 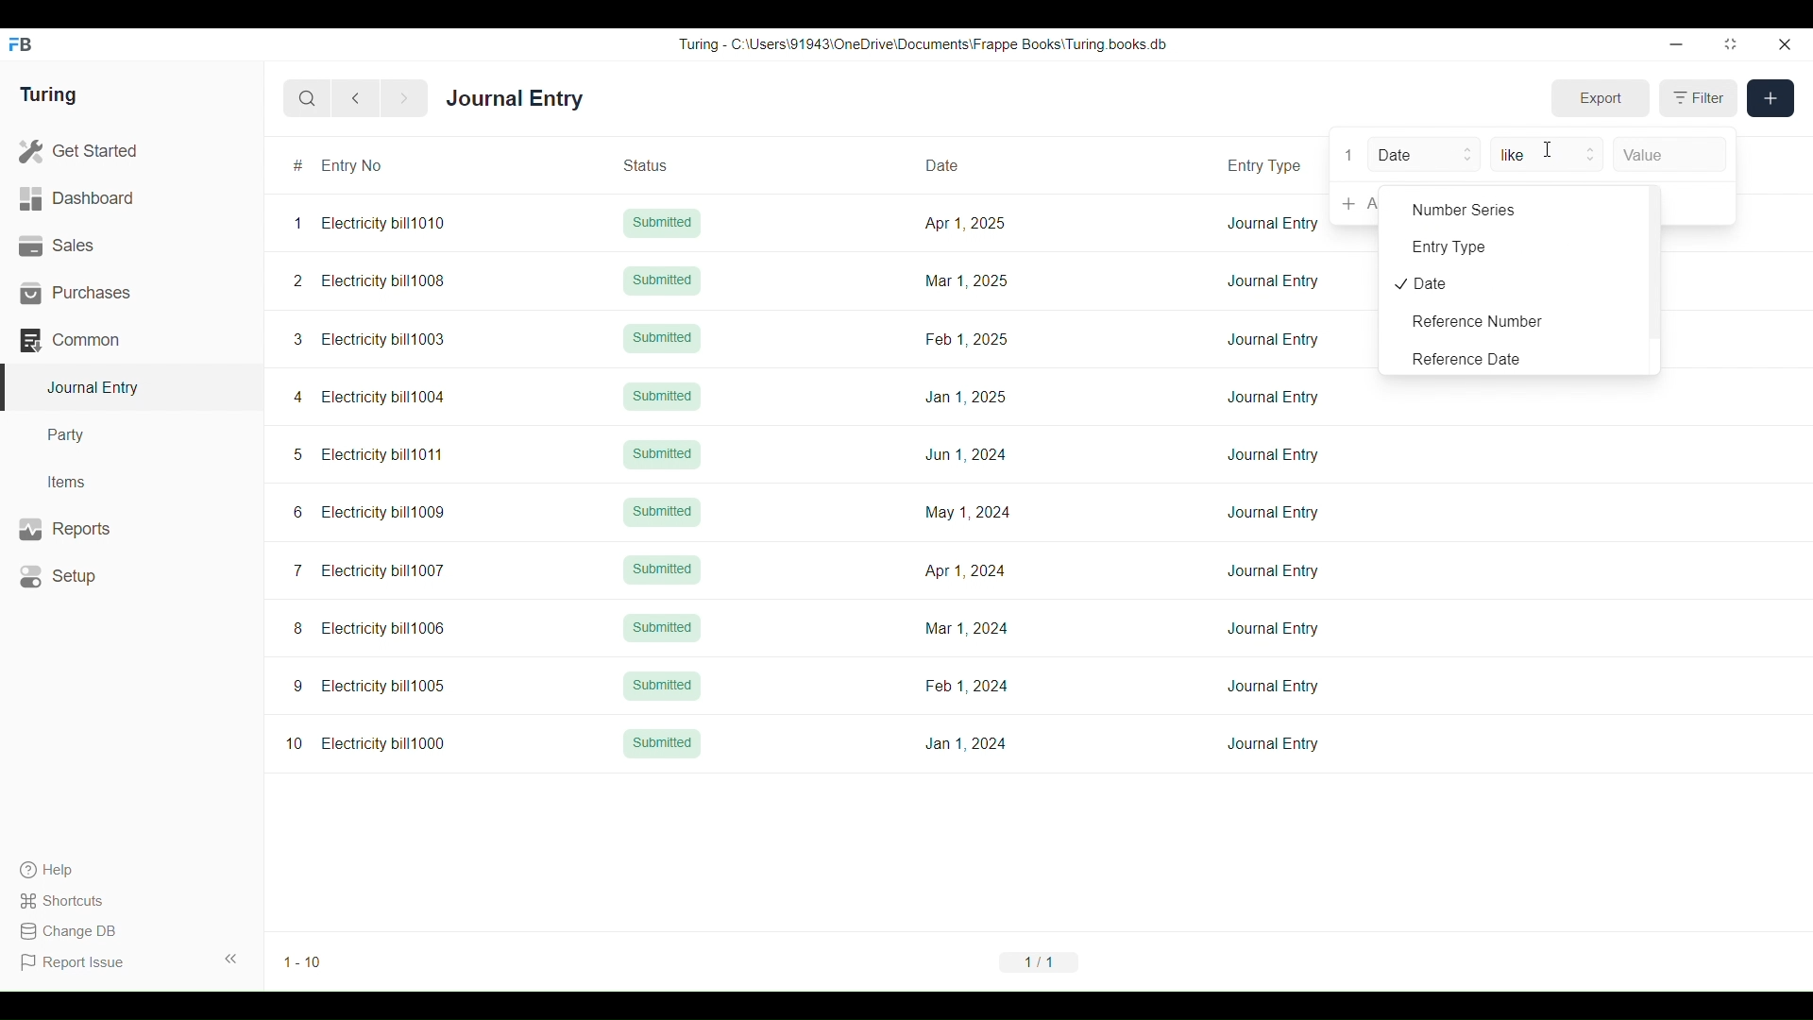 What do you see at coordinates (1268, 163) in the screenshot?
I see `Entry Type` at bounding box center [1268, 163].